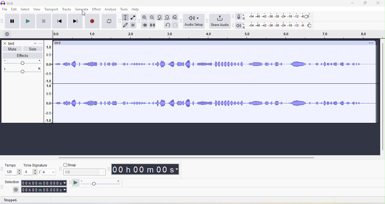  I want to click on audacity time signature toolbar, so click(3, 169).